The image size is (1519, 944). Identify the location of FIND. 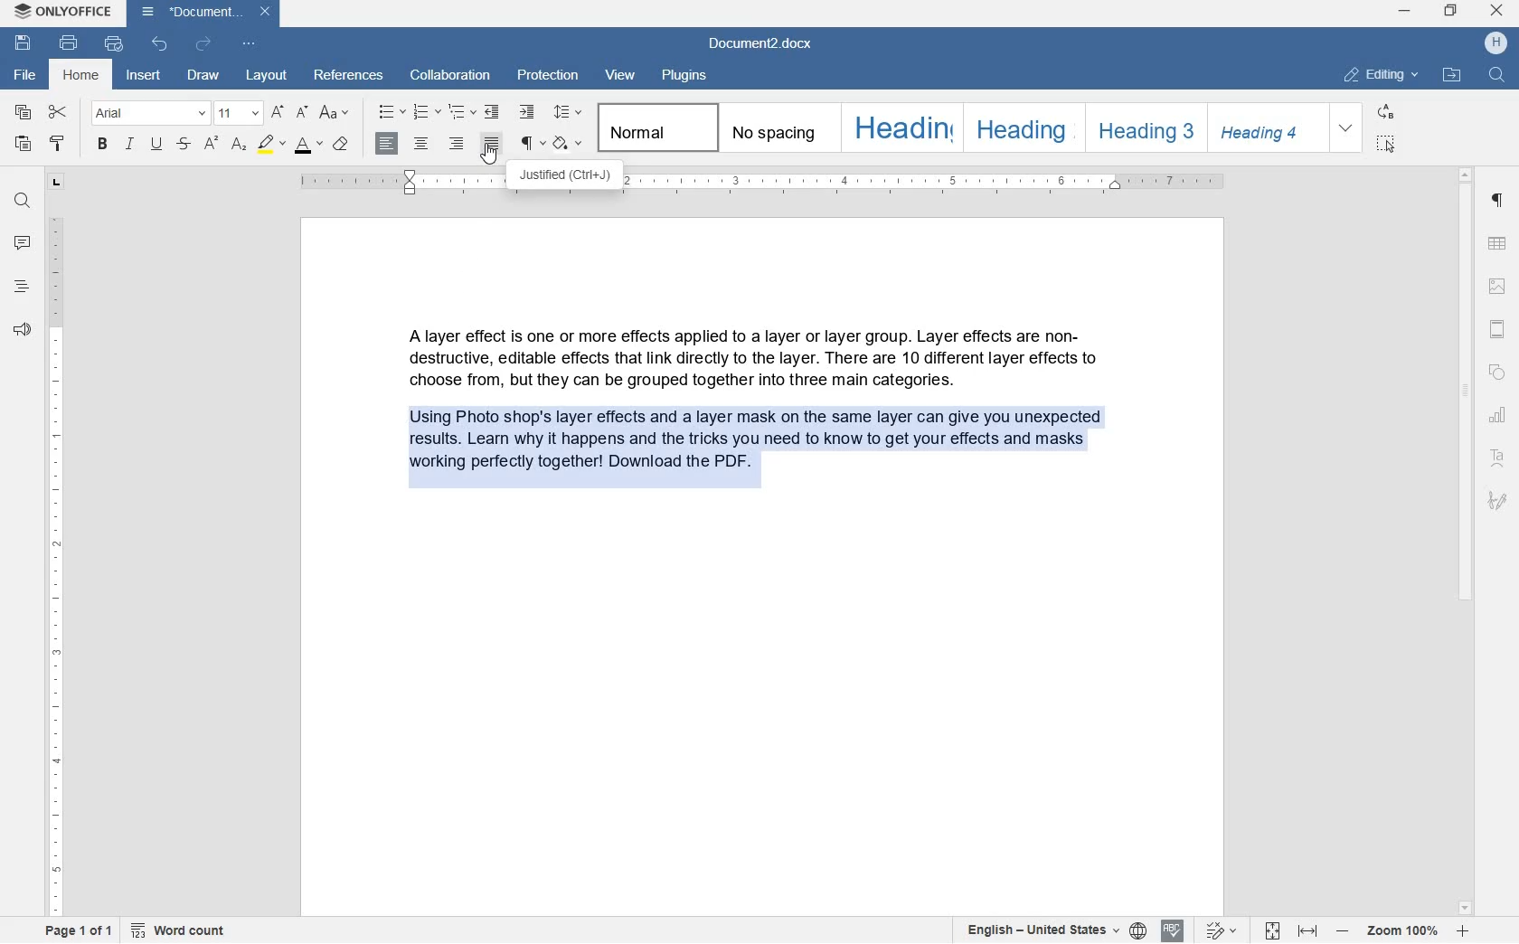
(1497, 76).